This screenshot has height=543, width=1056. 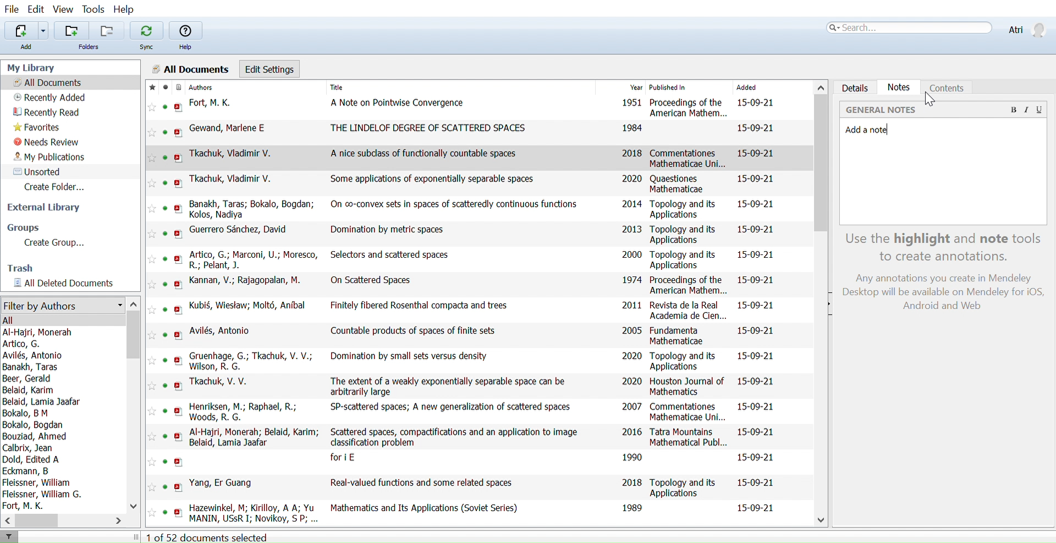 What do you see at coordinates (632, 432) in the screenshot?
I see `2016` at bounding box center [632, 432].